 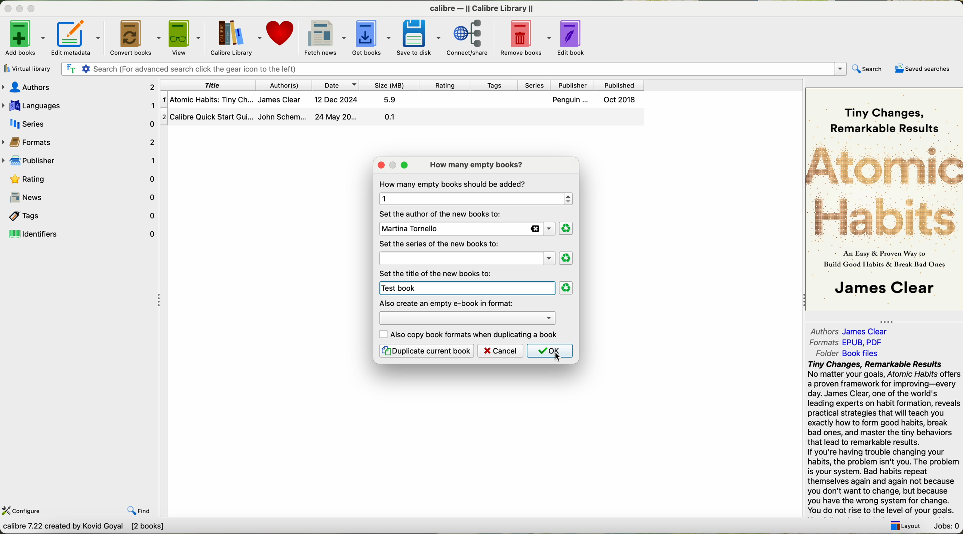 What do you see at coordinates (566, 229) in the screenshot?
I see `clear` at bounding box center [566, 229].